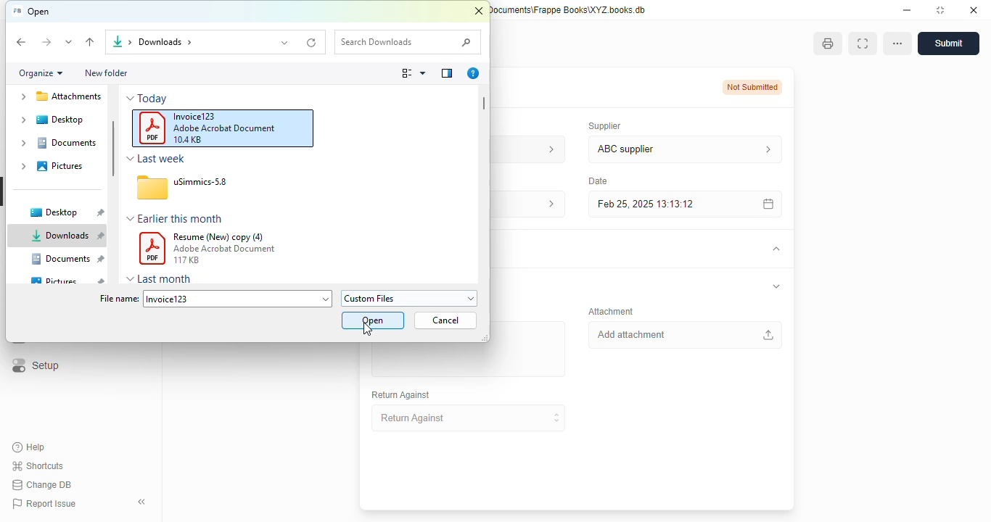  Describe the element at coordinates (163, 42) in the screenshot. I see `> downloads > ` at that location.